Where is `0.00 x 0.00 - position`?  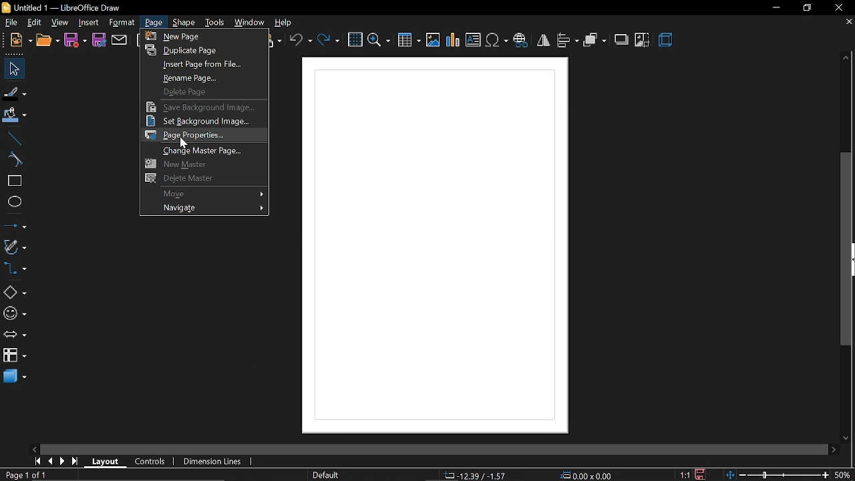 0.00 x 0.00 - position is located at coordinates (587, 474).